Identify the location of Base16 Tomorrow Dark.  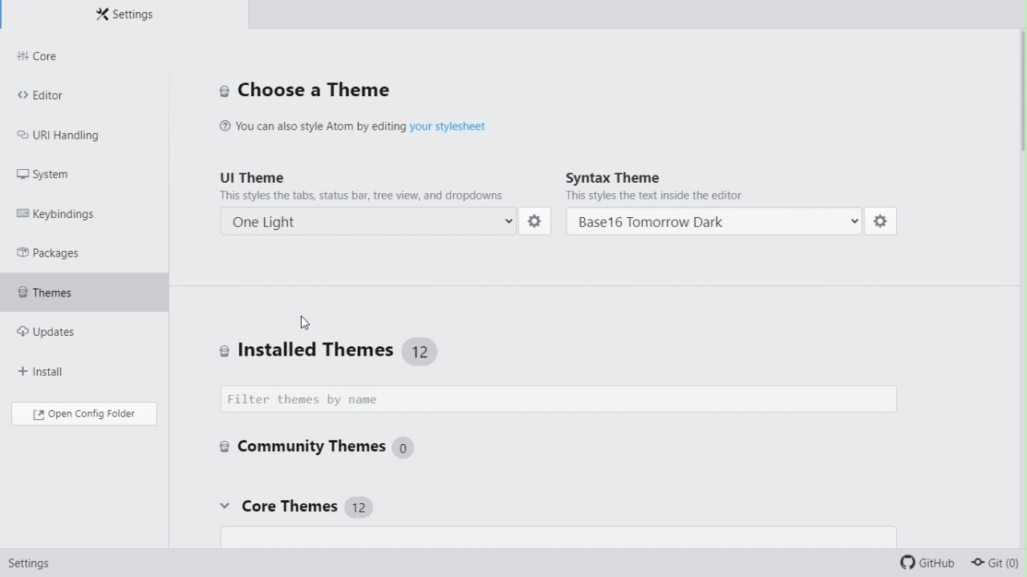
(718, 218).